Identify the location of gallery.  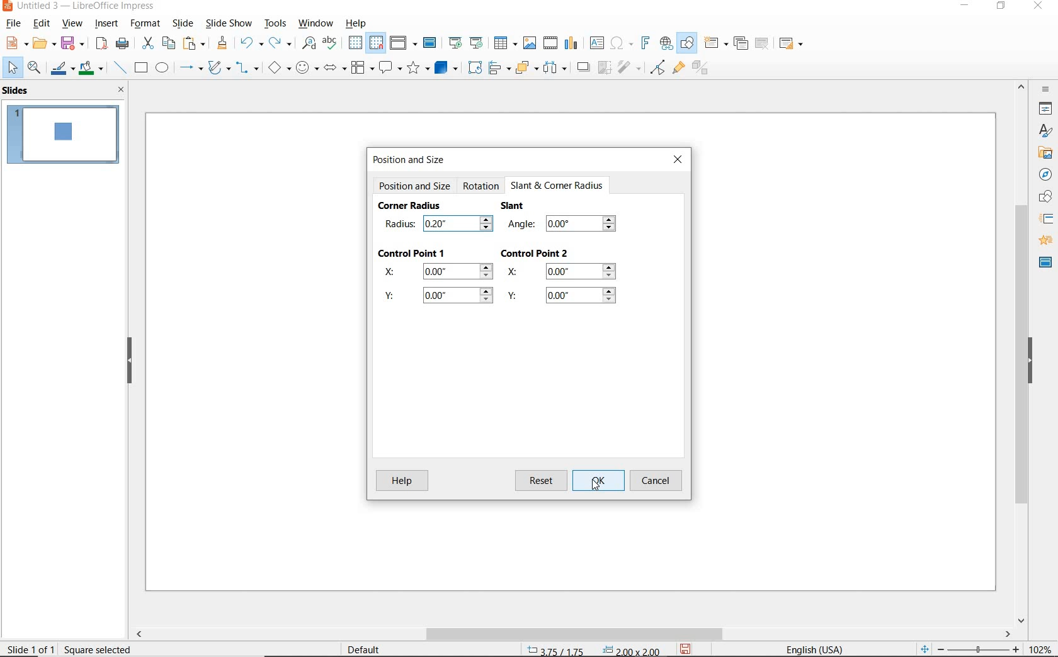
(1045, 152).